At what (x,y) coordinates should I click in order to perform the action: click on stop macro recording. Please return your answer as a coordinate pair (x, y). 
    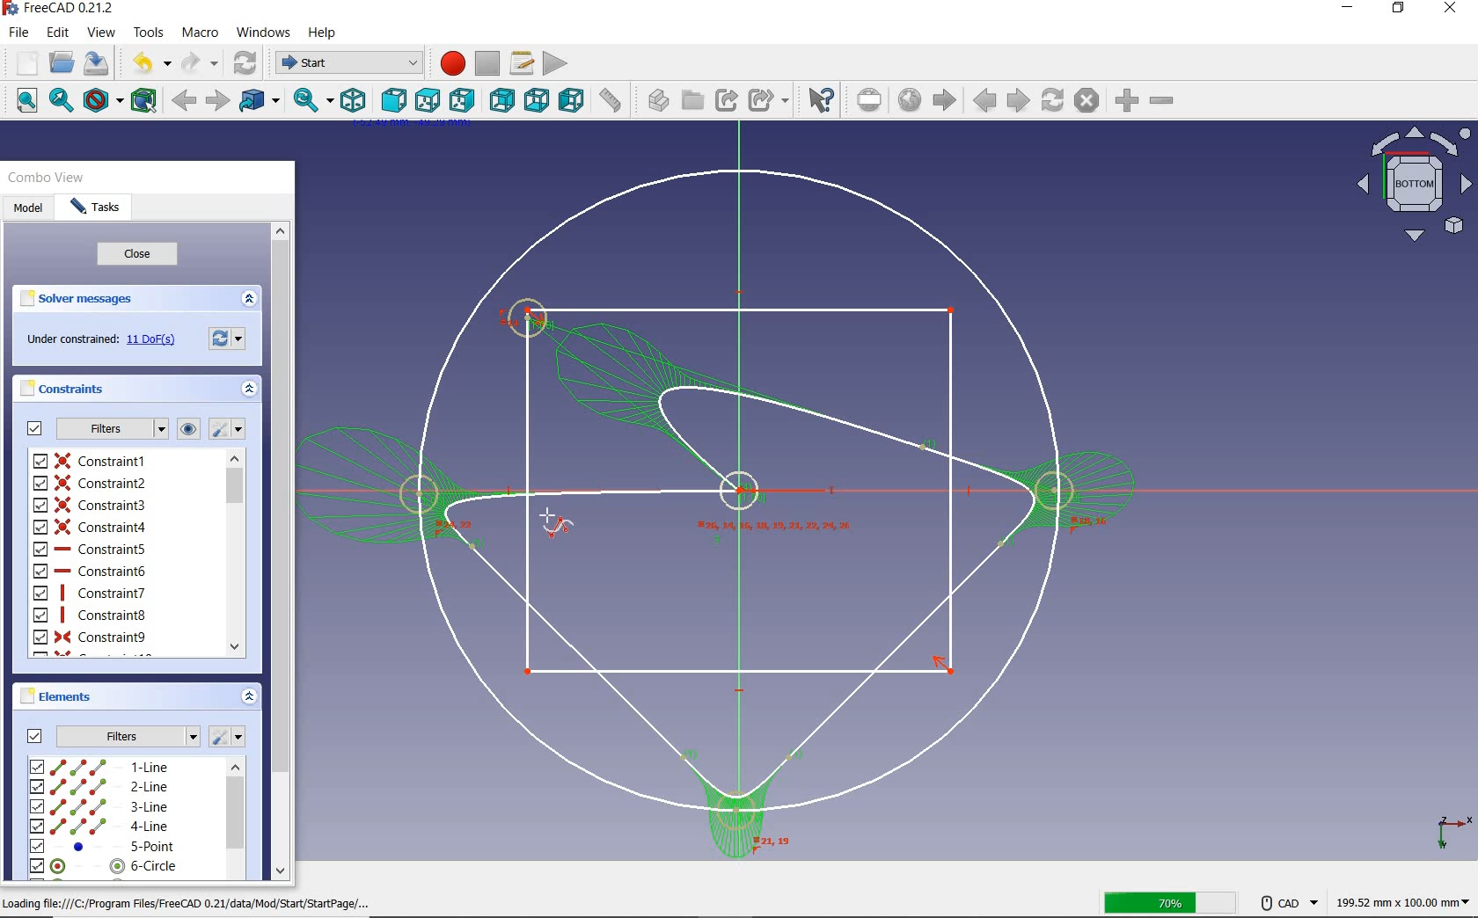
    Looking at the image, I should click on (487, 63).